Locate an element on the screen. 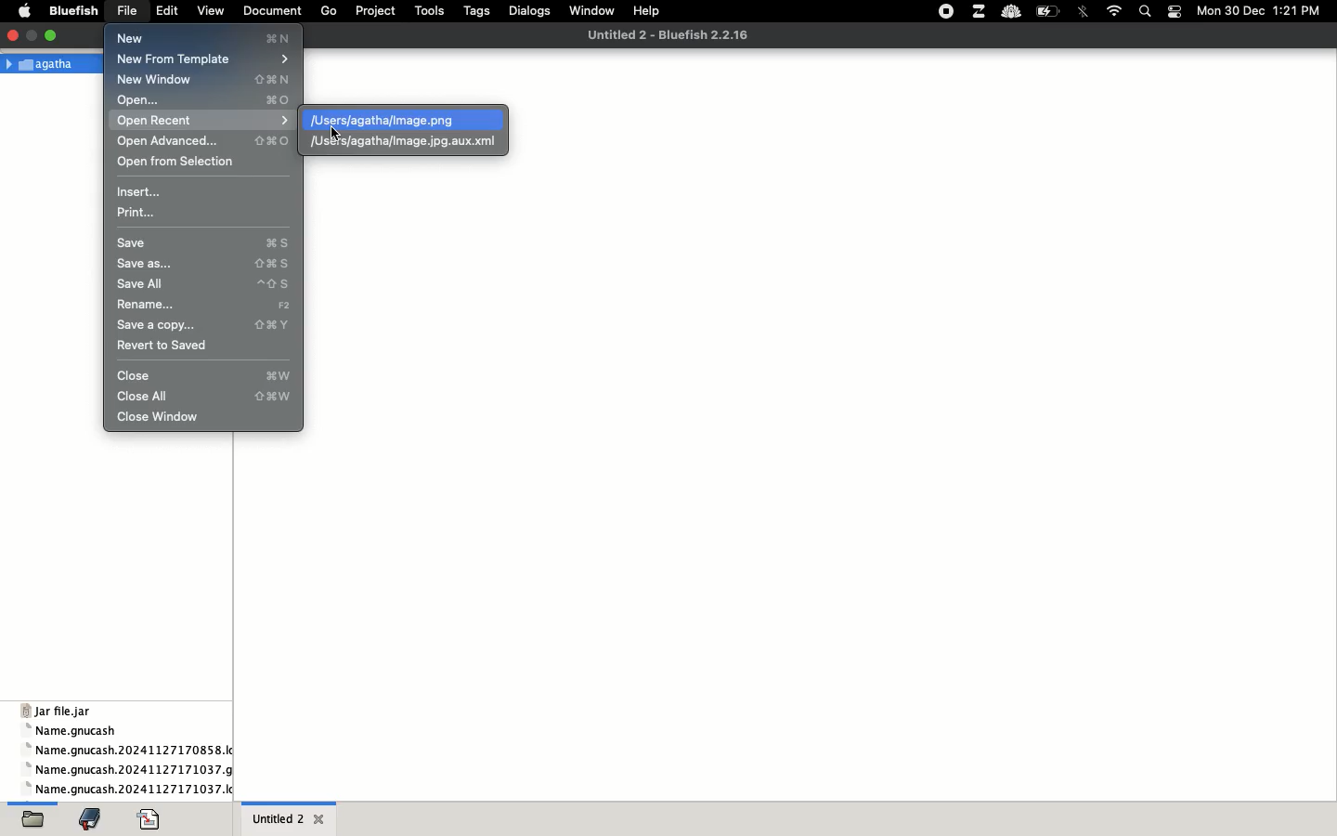 This screenshot has height=836, width=1337. click is located at coordinates (334, 135).